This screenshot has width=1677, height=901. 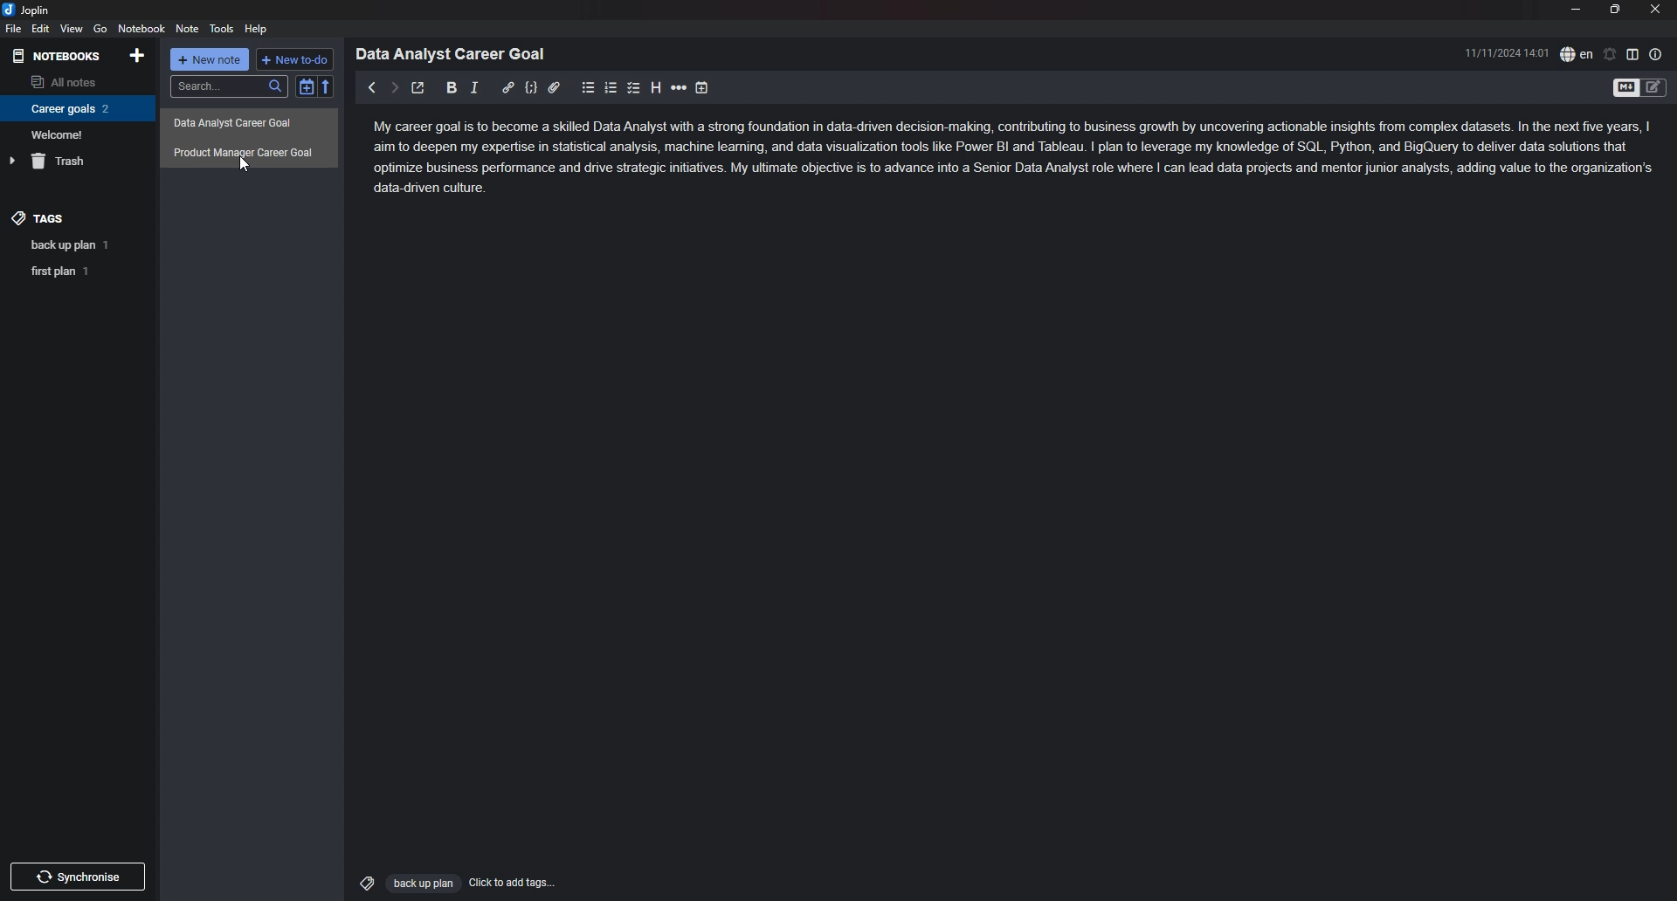 I want to click on horizontal rule, so click(x=679, y=88).